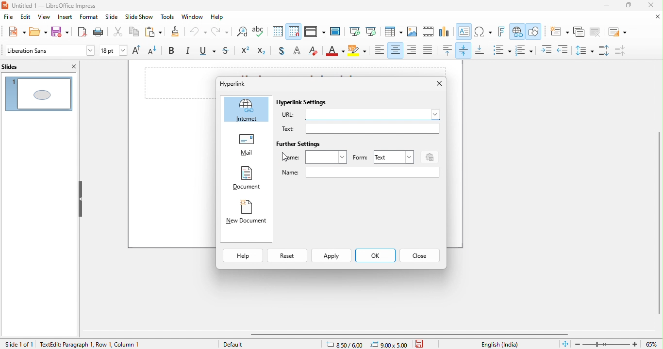  Describe the element at coordinates (517, 32) in the screenshot. I see `hyperlink` at that location.